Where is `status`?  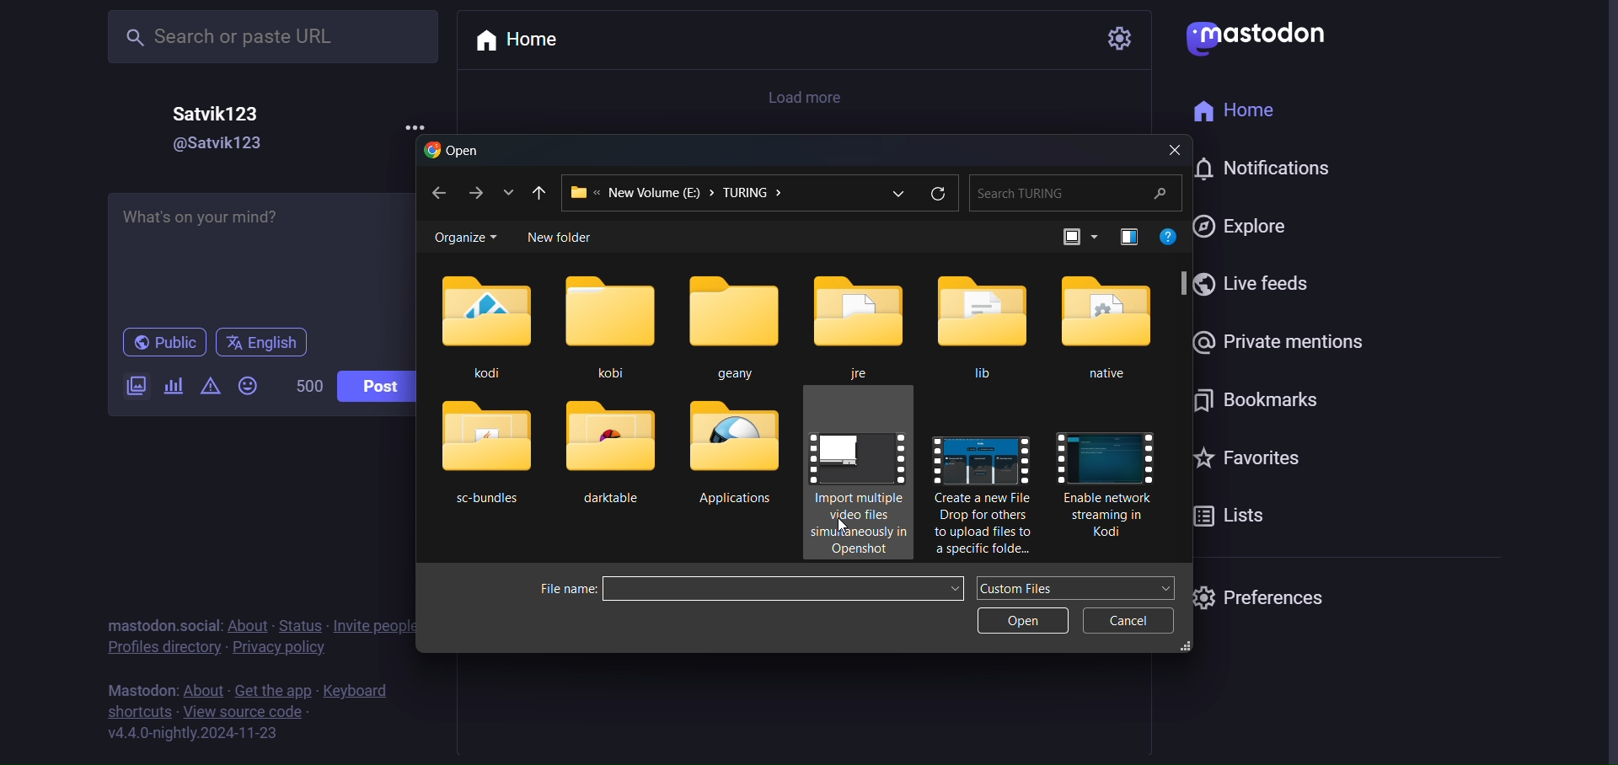
status is located at coordinates (299, 625).